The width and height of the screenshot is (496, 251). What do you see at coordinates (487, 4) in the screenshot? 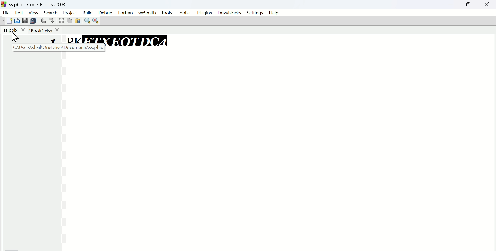
I see `close` at bounding box center [487, 4].